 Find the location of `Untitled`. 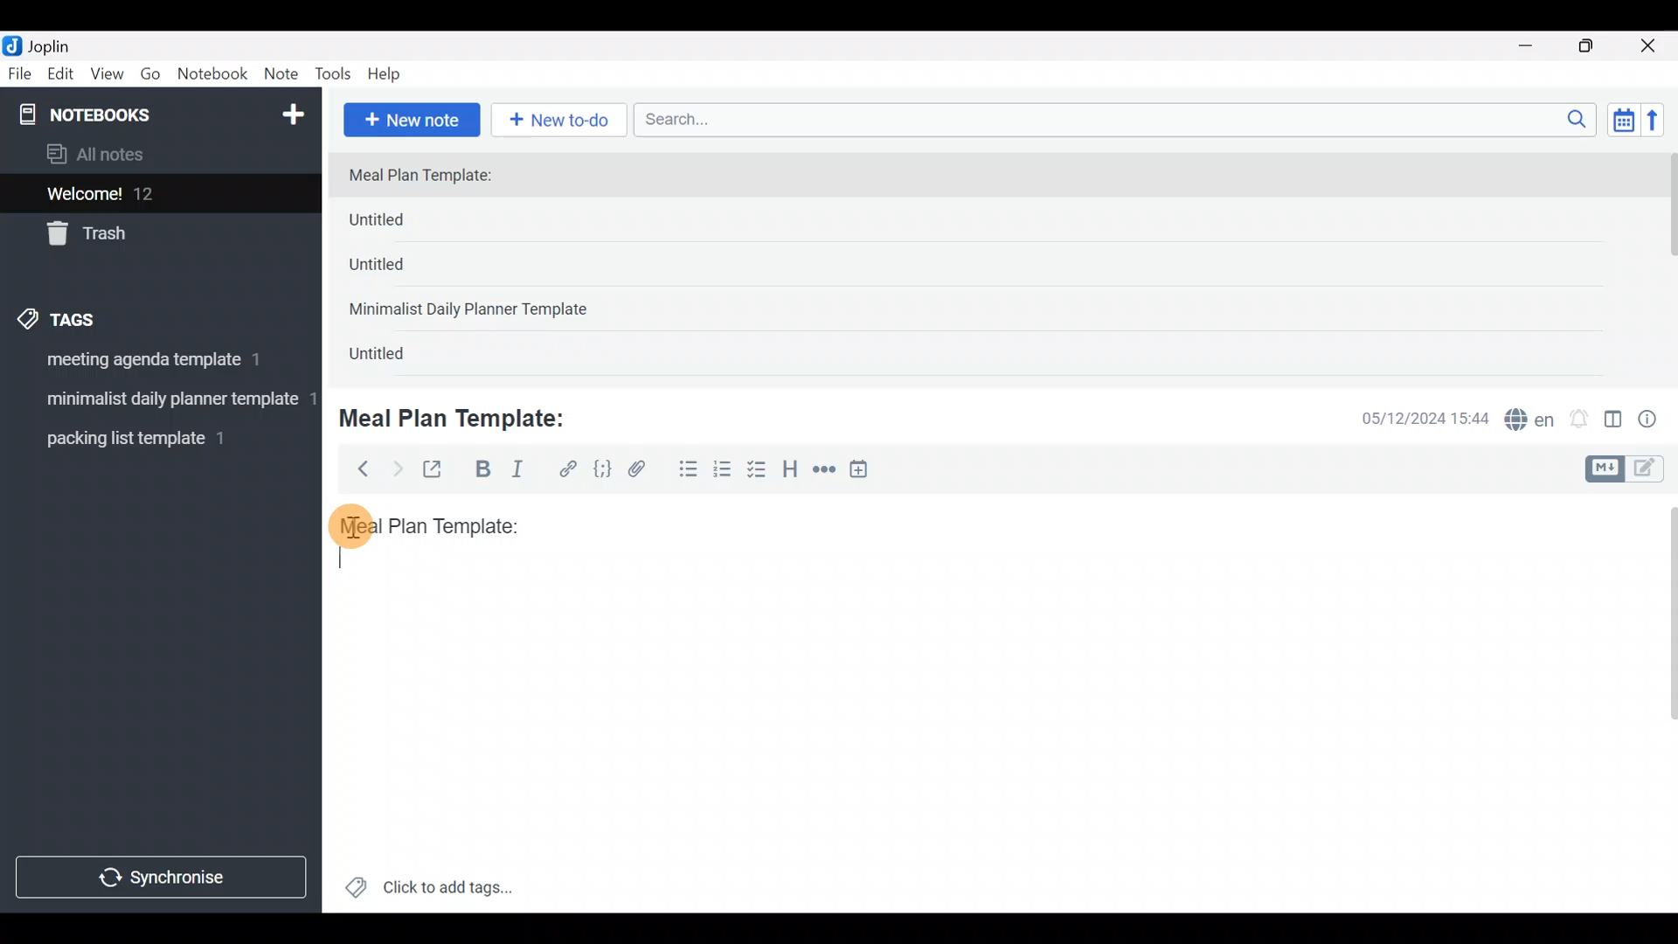

Untitled is located at coordinates (400, 270).